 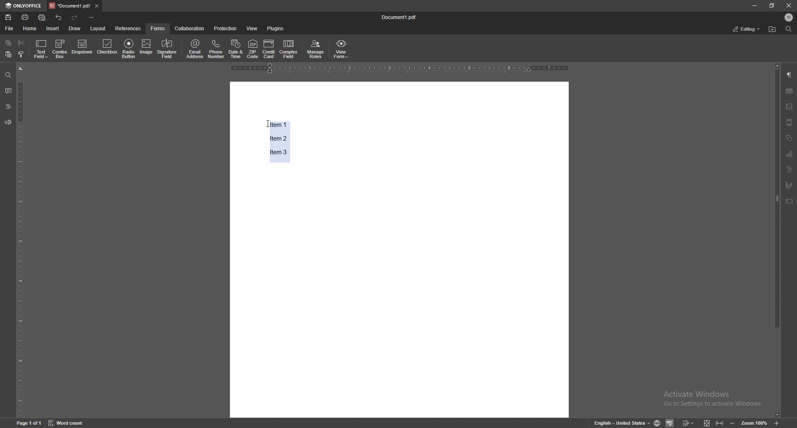 I want to click on change text language, so click(x=621, y=422).